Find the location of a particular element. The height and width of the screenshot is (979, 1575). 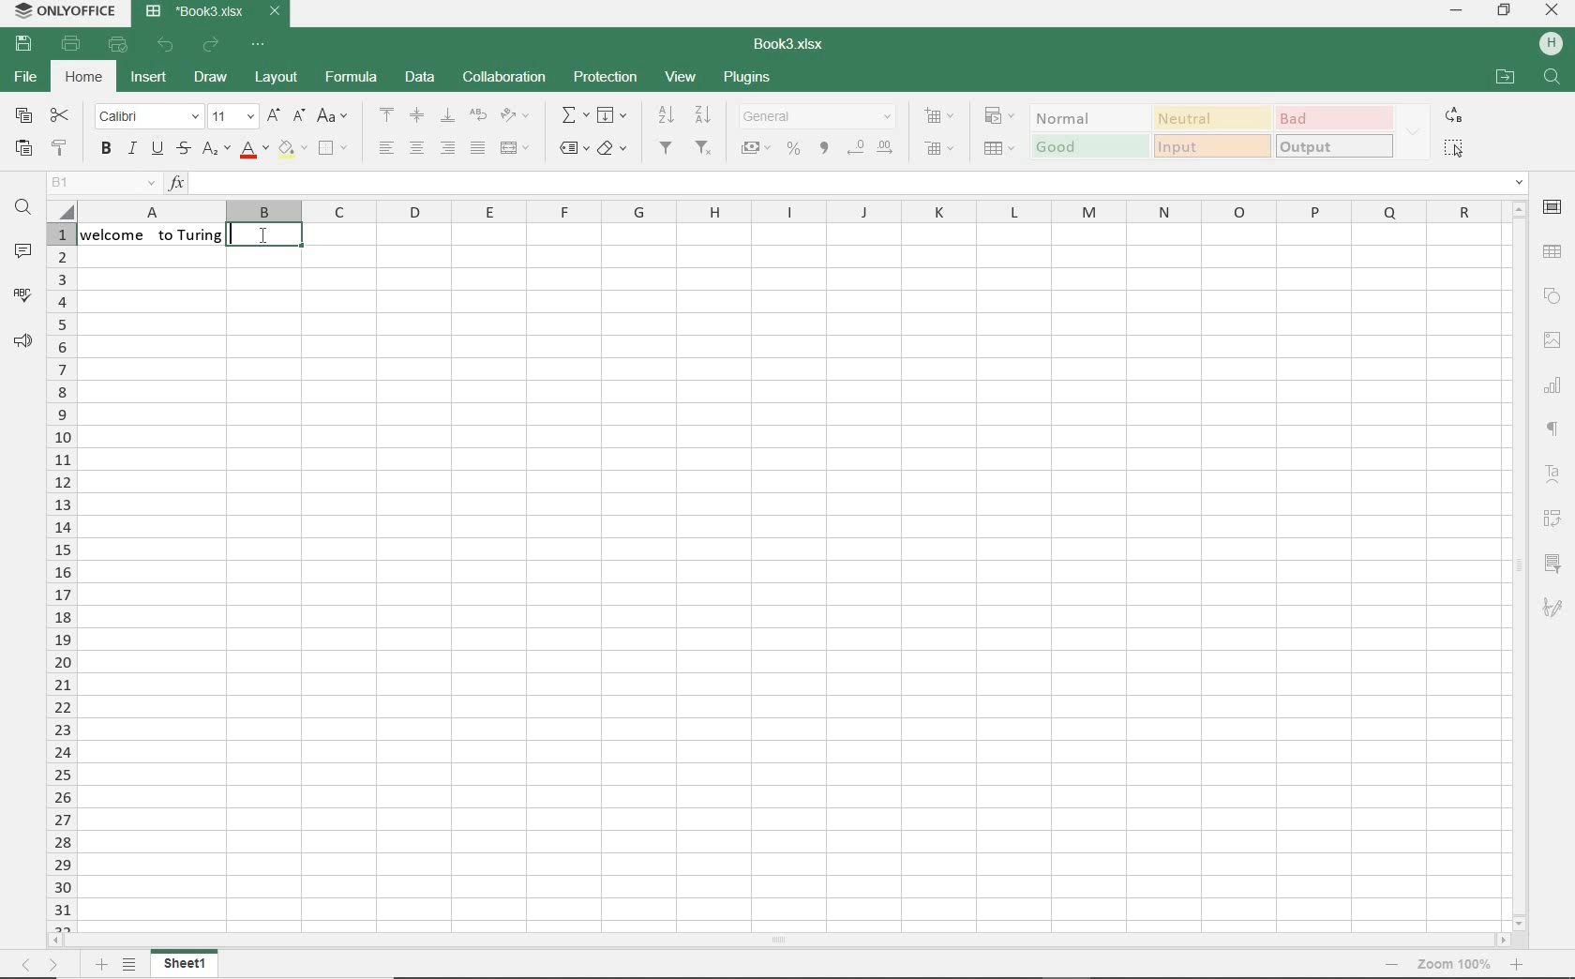

save is located at coordinates (23, 44).